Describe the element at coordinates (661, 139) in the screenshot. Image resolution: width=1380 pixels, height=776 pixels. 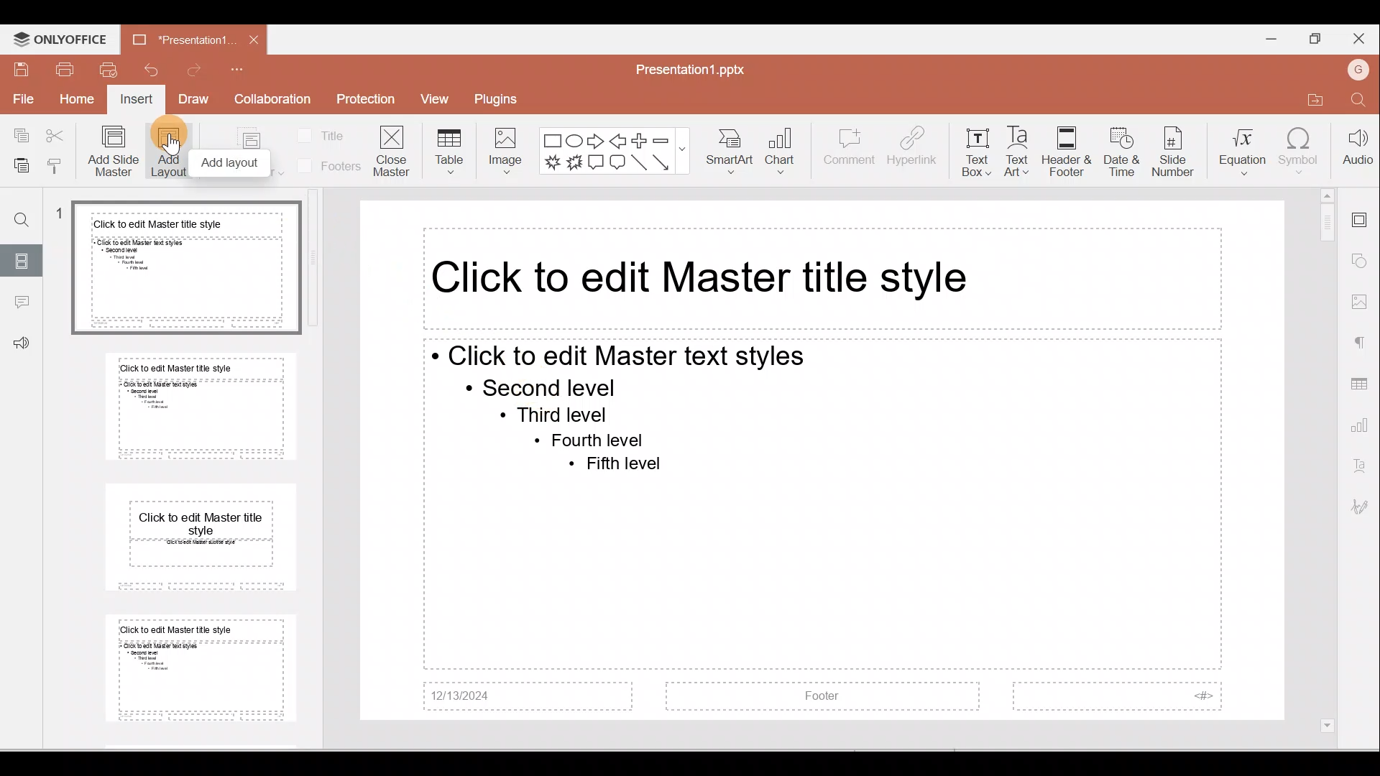
I see `Minus` at that location.